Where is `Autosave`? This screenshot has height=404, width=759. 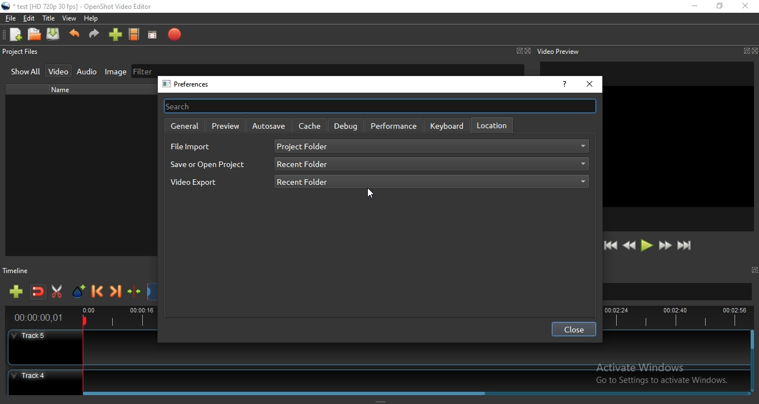 Autosave is located at coordinates (268, 125).